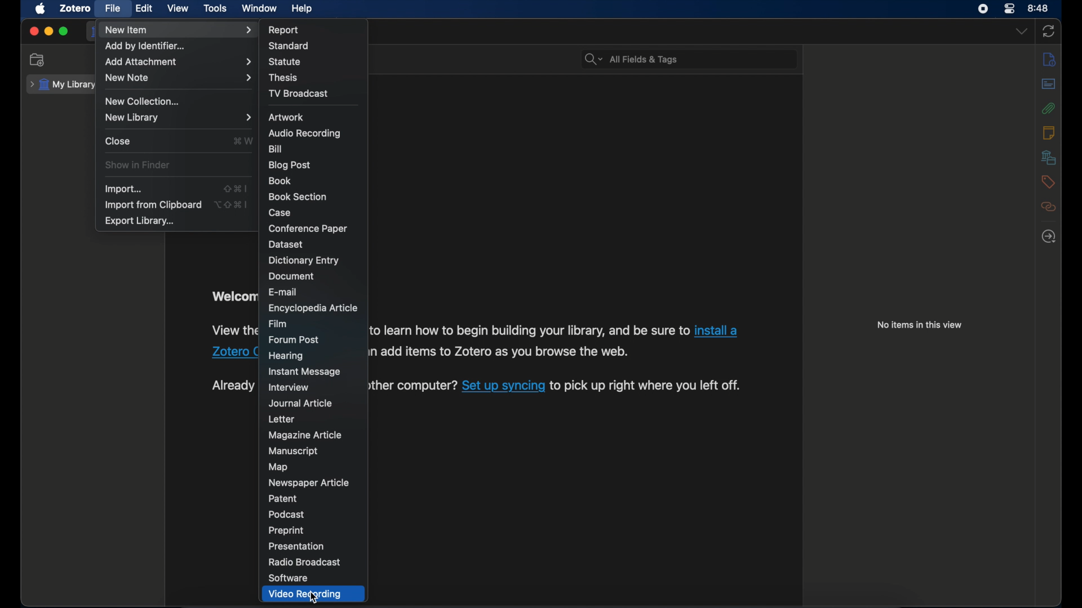 The width and height of the screenshot is (1082, 608). Describe the element at coordinates (280, 467) in the screenshot. I see `map` at that location.